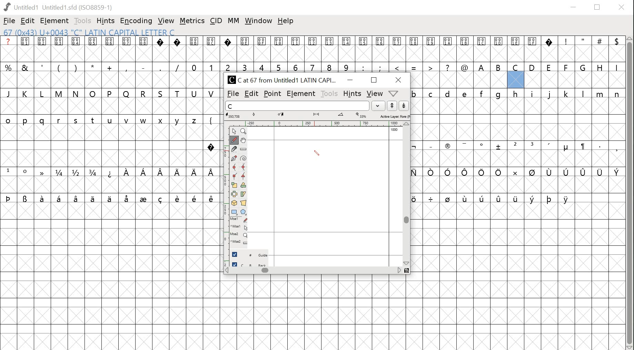 The image size is (634, 350). Describe the element at coordinates (136, 21) in the screenshot. I see `encoding` at that location.